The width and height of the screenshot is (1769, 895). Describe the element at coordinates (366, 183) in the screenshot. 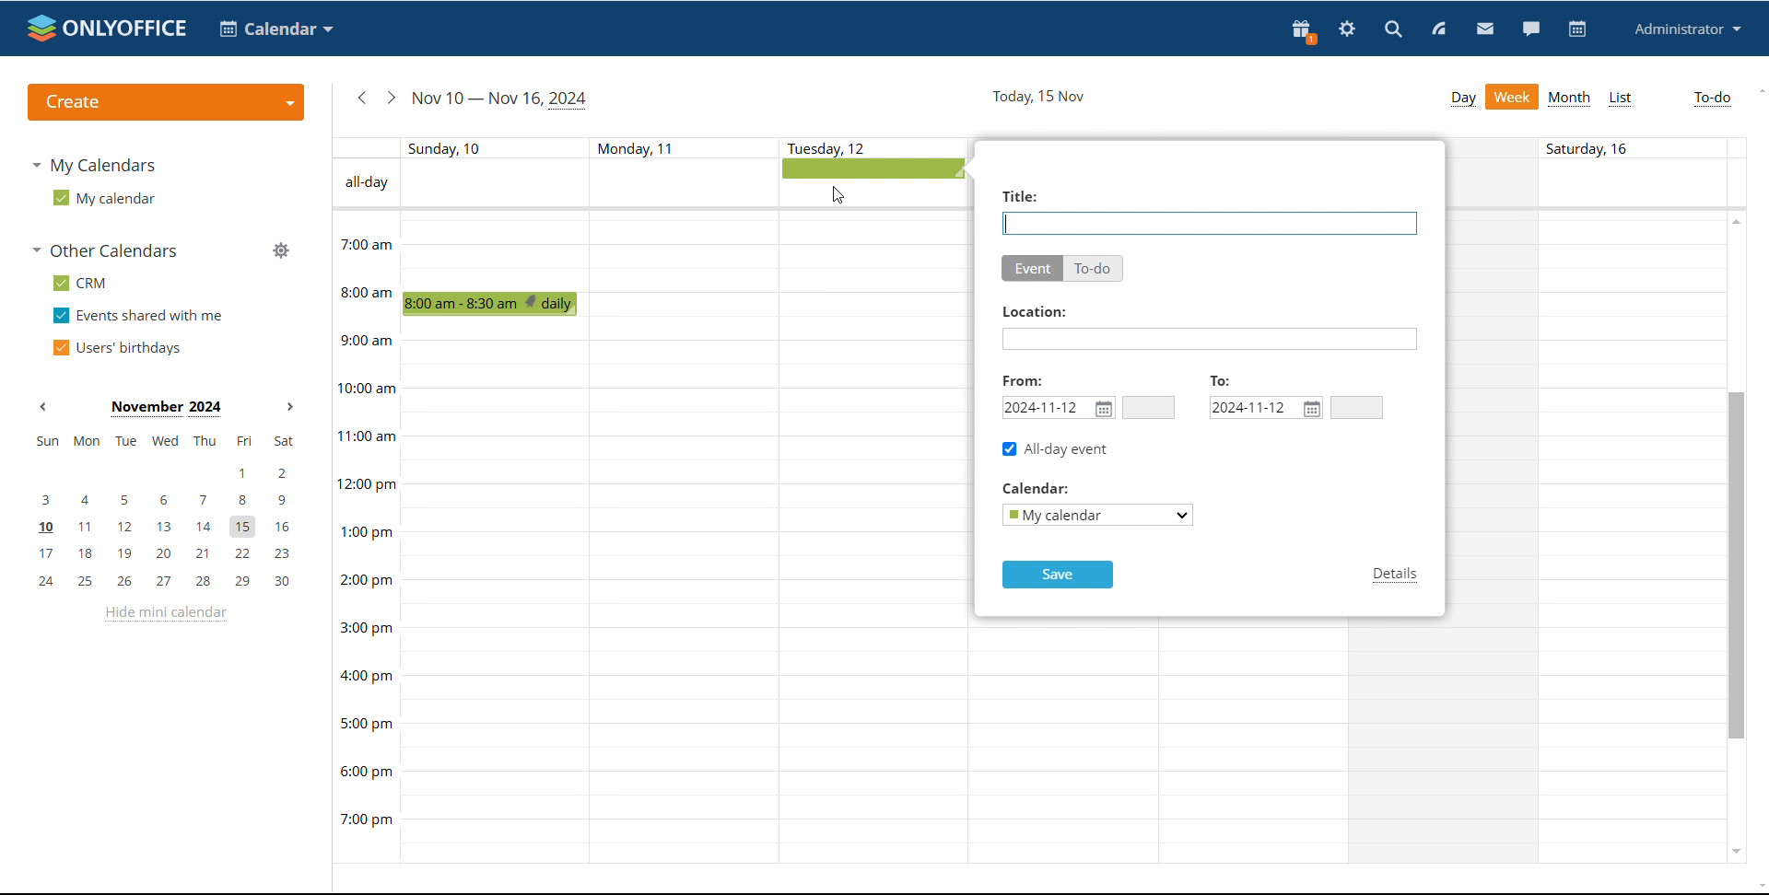

I see `text` at that location.